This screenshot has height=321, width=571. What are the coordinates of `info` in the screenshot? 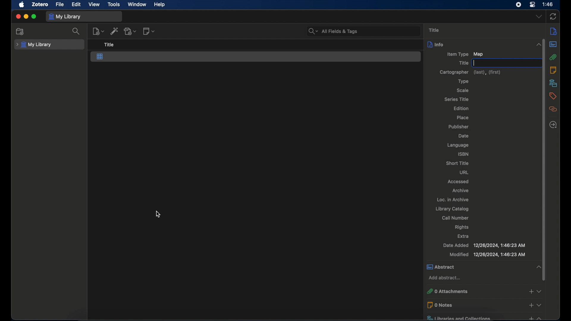 It's located at (477, 45).